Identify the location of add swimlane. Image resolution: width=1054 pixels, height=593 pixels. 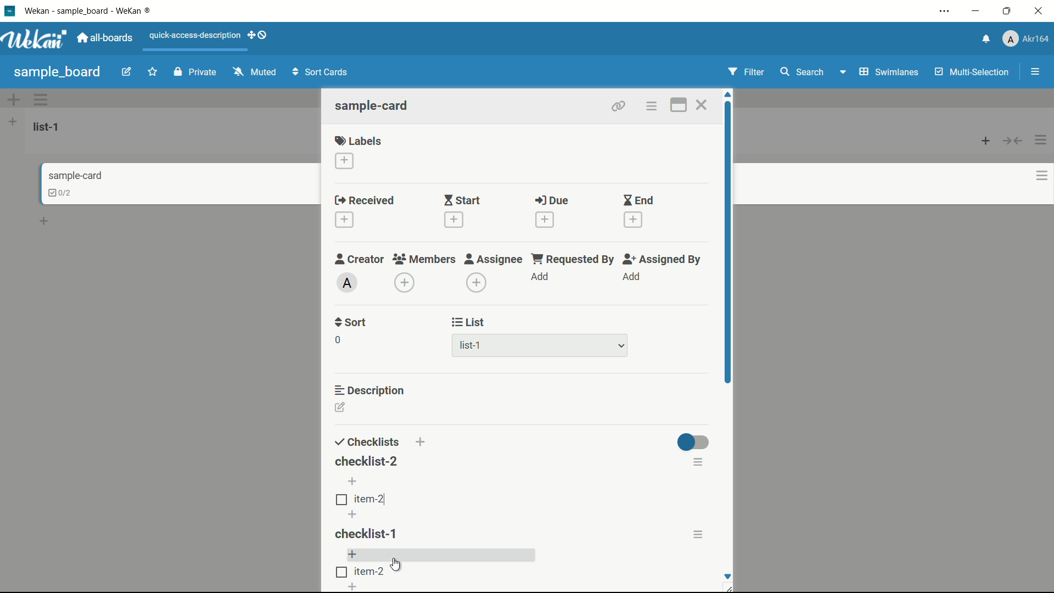
(13, 99).